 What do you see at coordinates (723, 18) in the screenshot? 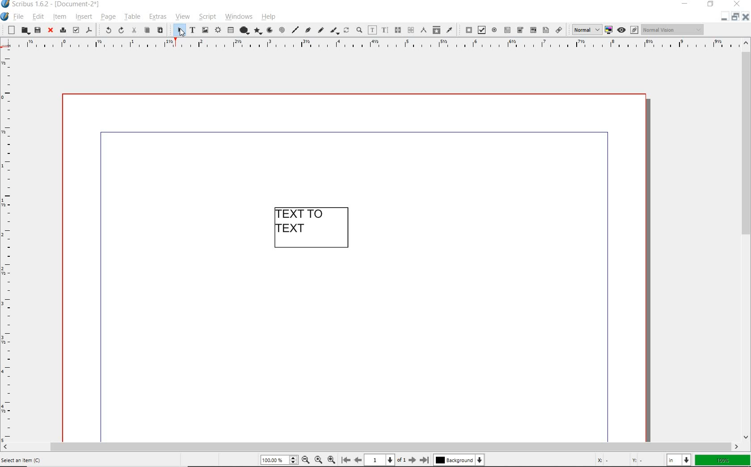
I see `minimize` at bounding box center [723, 18].